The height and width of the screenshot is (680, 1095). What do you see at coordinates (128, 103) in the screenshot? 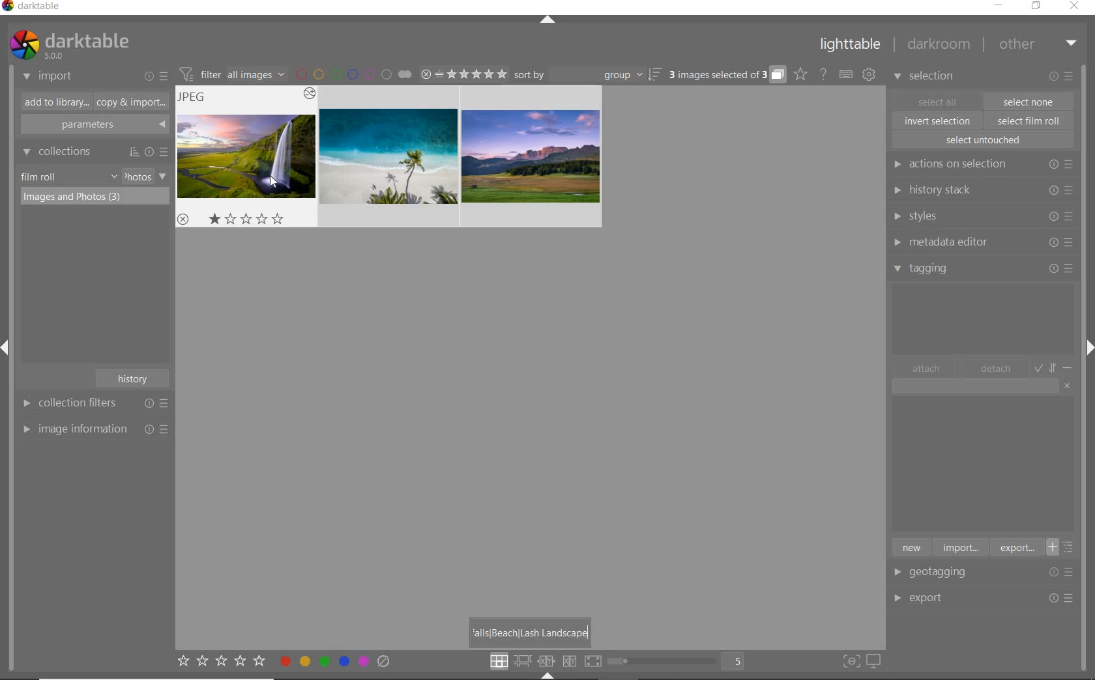
I see `copy & import` at bounding box center [128, 103].